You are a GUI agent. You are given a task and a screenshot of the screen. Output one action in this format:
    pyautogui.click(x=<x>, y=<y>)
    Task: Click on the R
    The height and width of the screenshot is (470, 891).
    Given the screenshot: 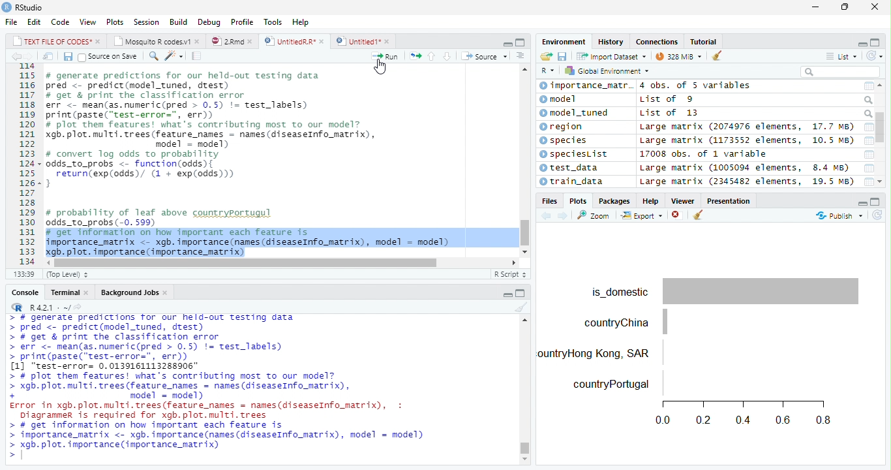 What is the action you would take?
    pyautogui.click(x=16, y=307)
    